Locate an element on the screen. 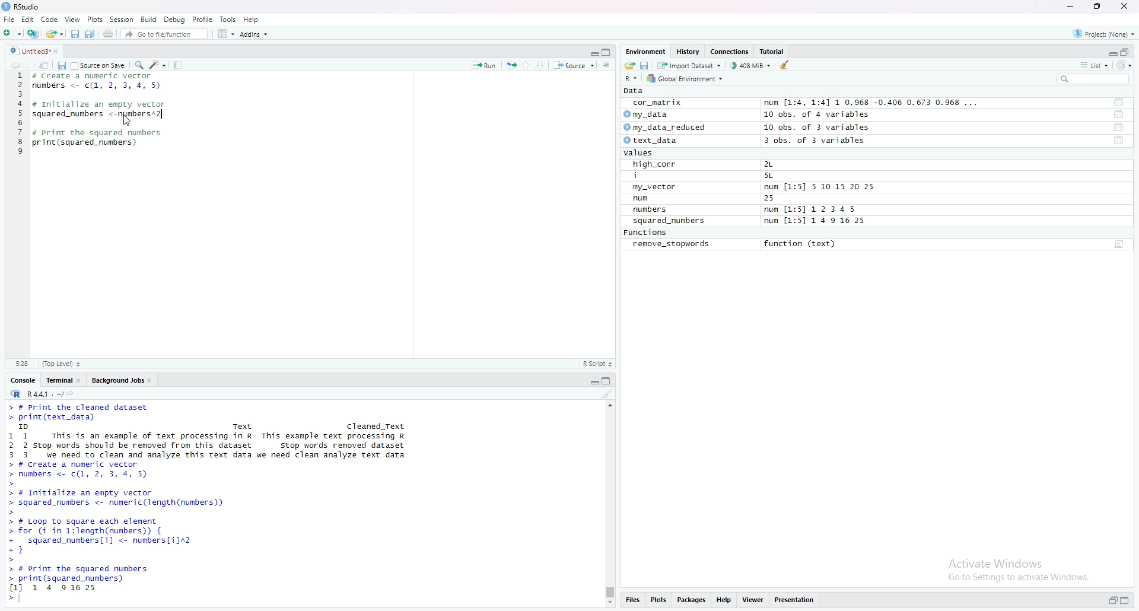  File is located at coordinates (9, 19).